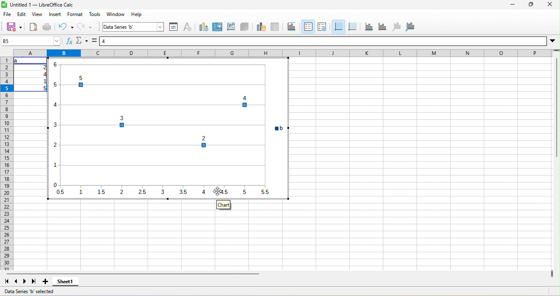 This screenshot has width=560, height=296. I want to click on all axes, so click(410, 27).